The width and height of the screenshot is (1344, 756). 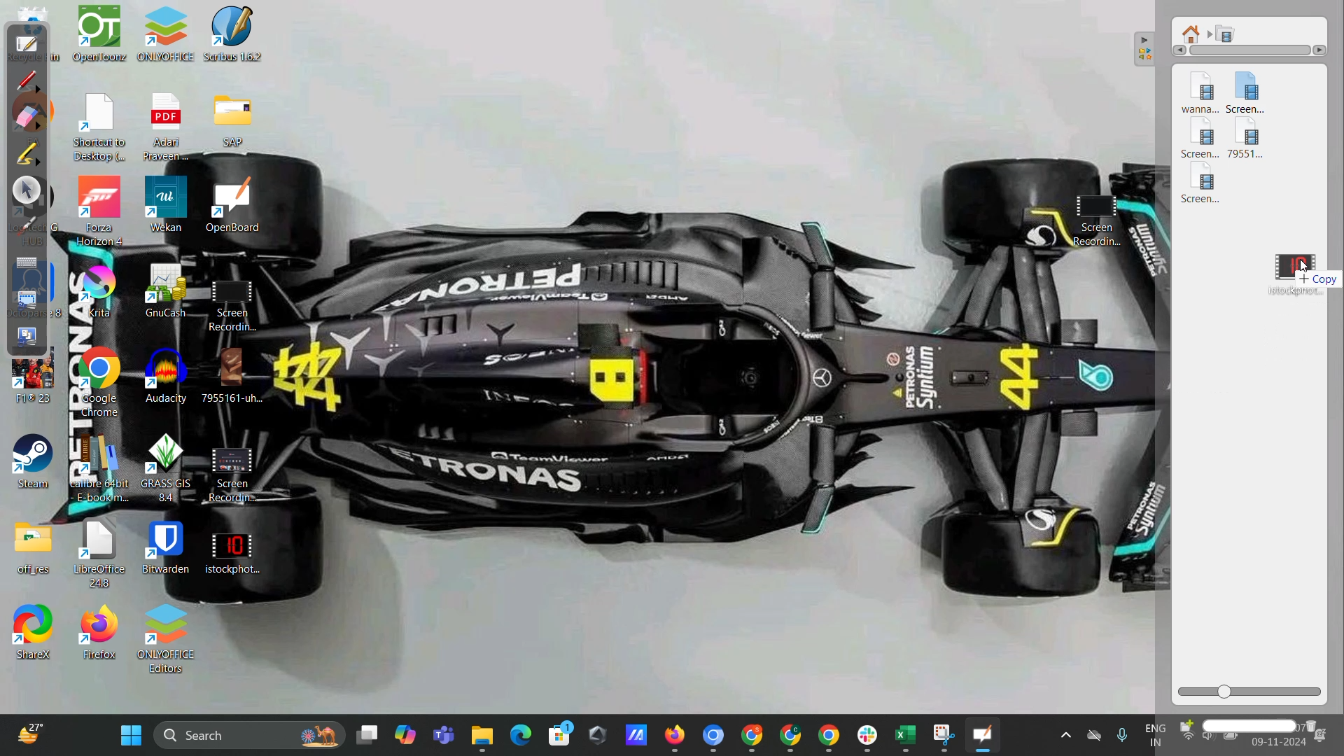 What do you see at coordinates (168, 41) in the screenshot?
I see `OnlyOffice` at bounding box center [168, 41].